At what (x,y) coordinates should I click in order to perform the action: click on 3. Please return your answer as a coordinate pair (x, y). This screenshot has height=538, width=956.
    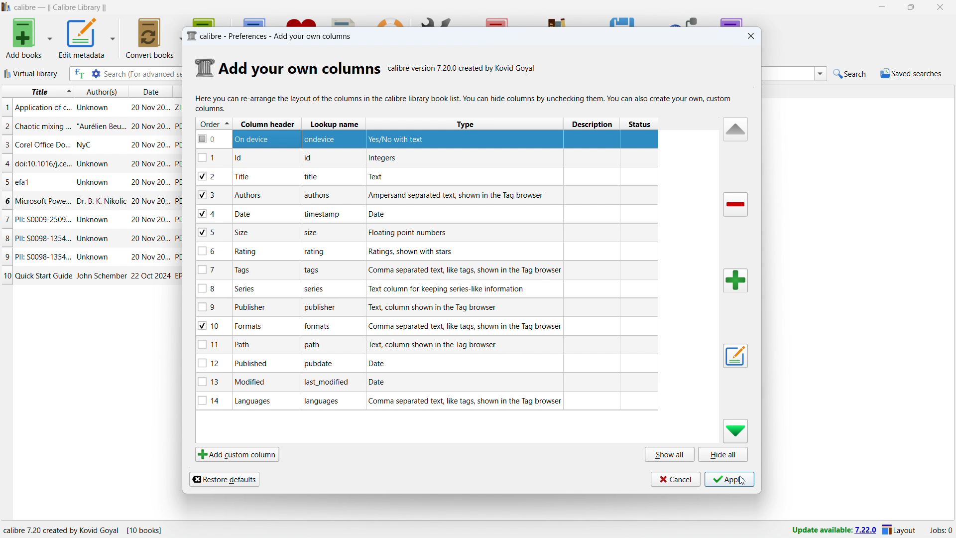
    Looking at the image, I should click on (6, 144).